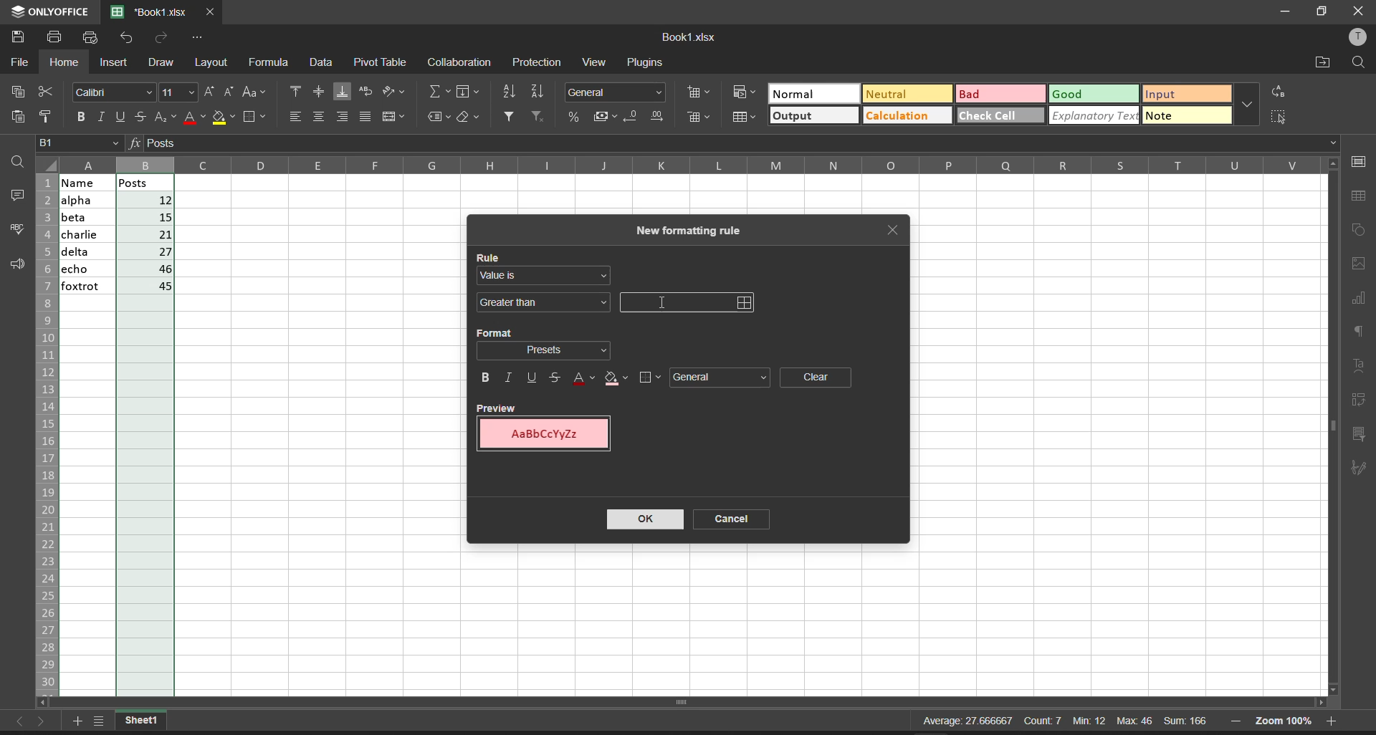 This screenshot has width=1376, height=735. What do you see at coordinates (468, 92) in the screenshot?
I see `fill` at bounding box center [468, 92].